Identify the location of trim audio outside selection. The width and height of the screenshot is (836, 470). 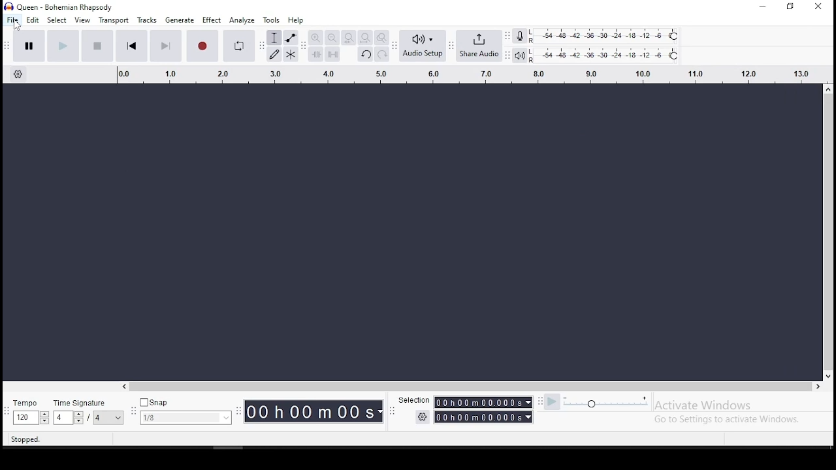
(315, 55).